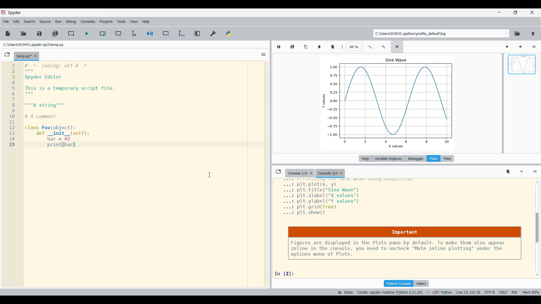 The width and height of the screenshot is (541, 304). What do you see at coordinates (398, 283) in the screenshot?
I see `IPython console` at bounding box center [398, 283].